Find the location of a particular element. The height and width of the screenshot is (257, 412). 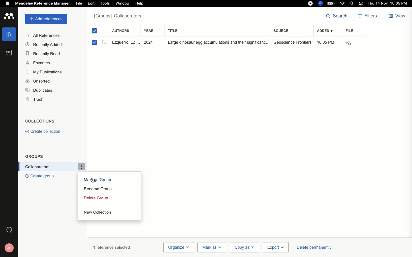

Selecting checkbox is located at coordinates (94, 42).